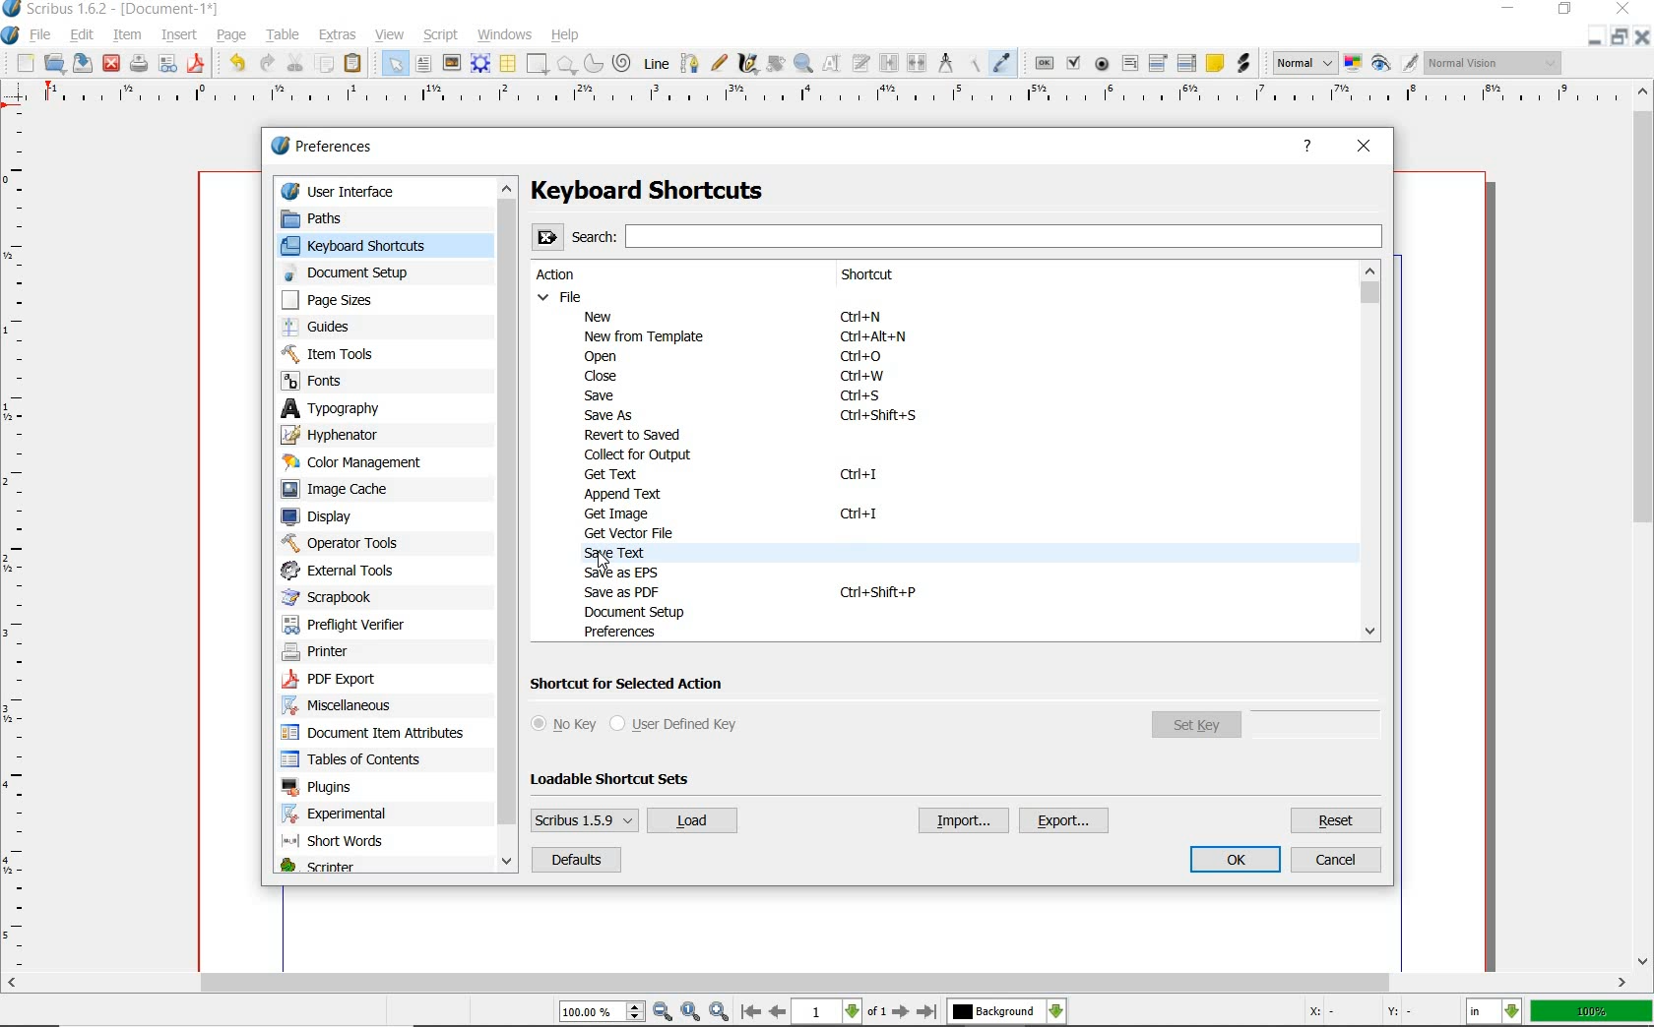  I want to click on new, so click(604, 316).